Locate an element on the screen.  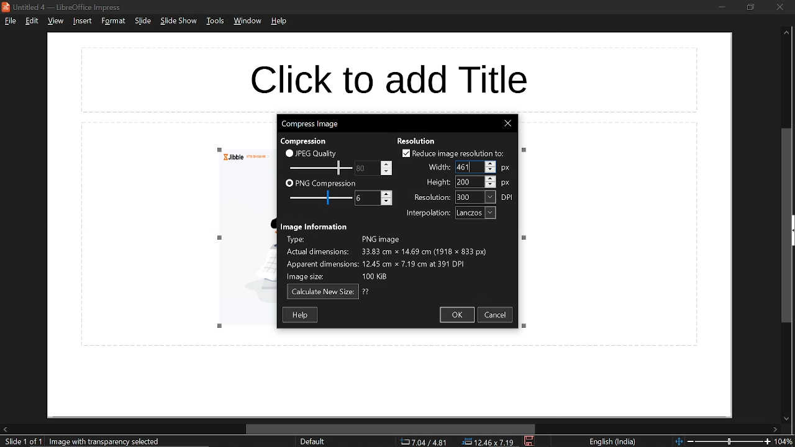
sheet style is located at coordinates (312, 442).